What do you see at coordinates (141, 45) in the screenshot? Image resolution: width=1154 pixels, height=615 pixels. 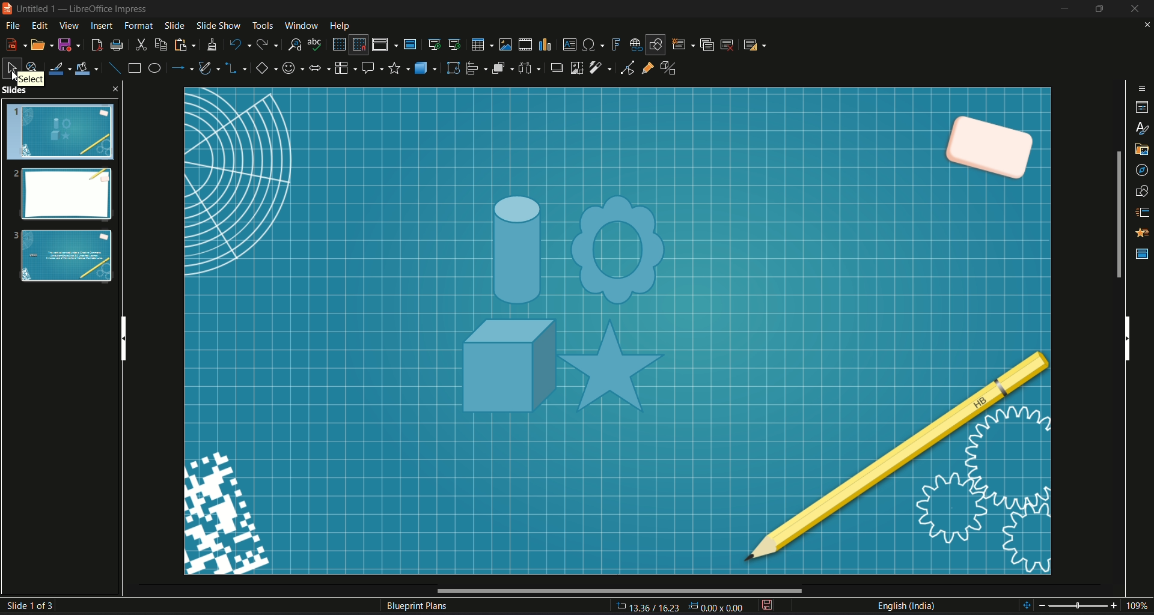 I see `cut` at bounding box center [141, 45].